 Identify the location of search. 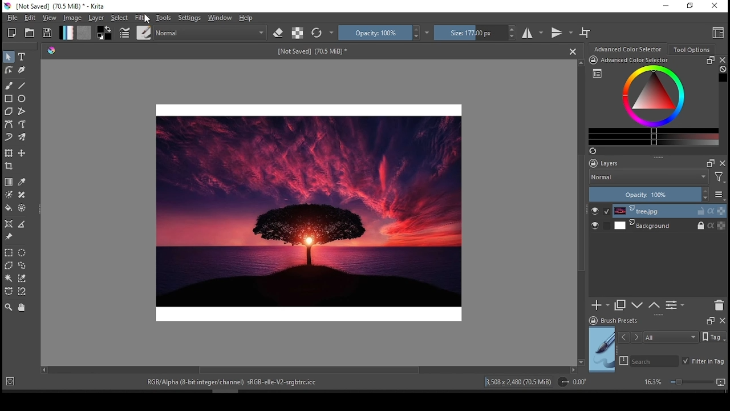
(622, 361).